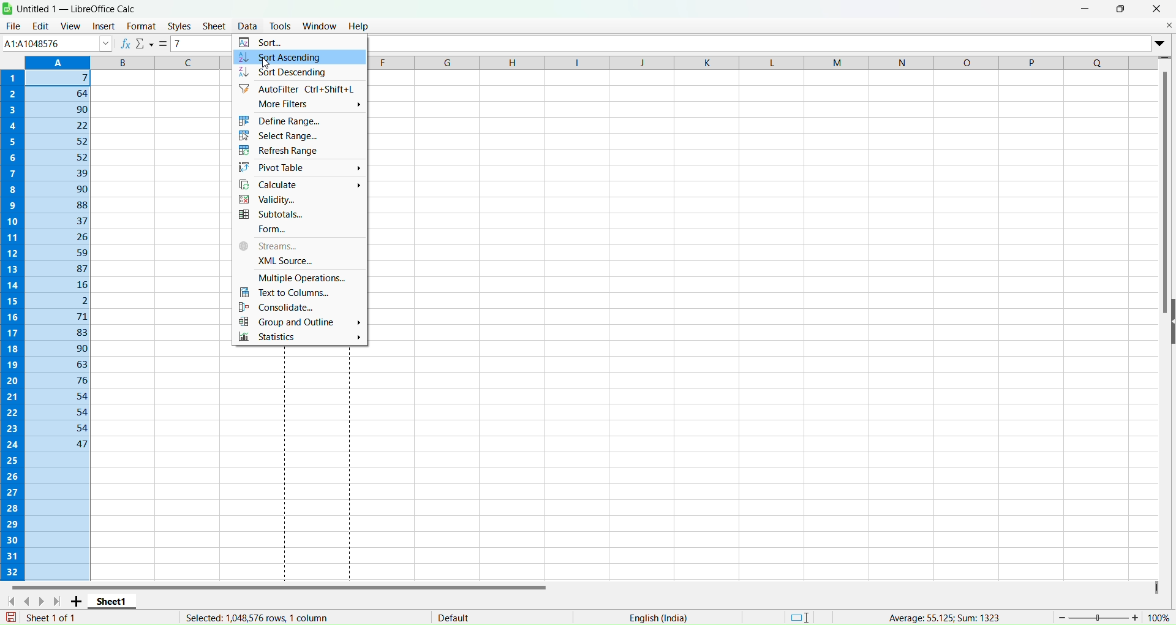  I want to click on Zoom Factor, so click(1115, 616).